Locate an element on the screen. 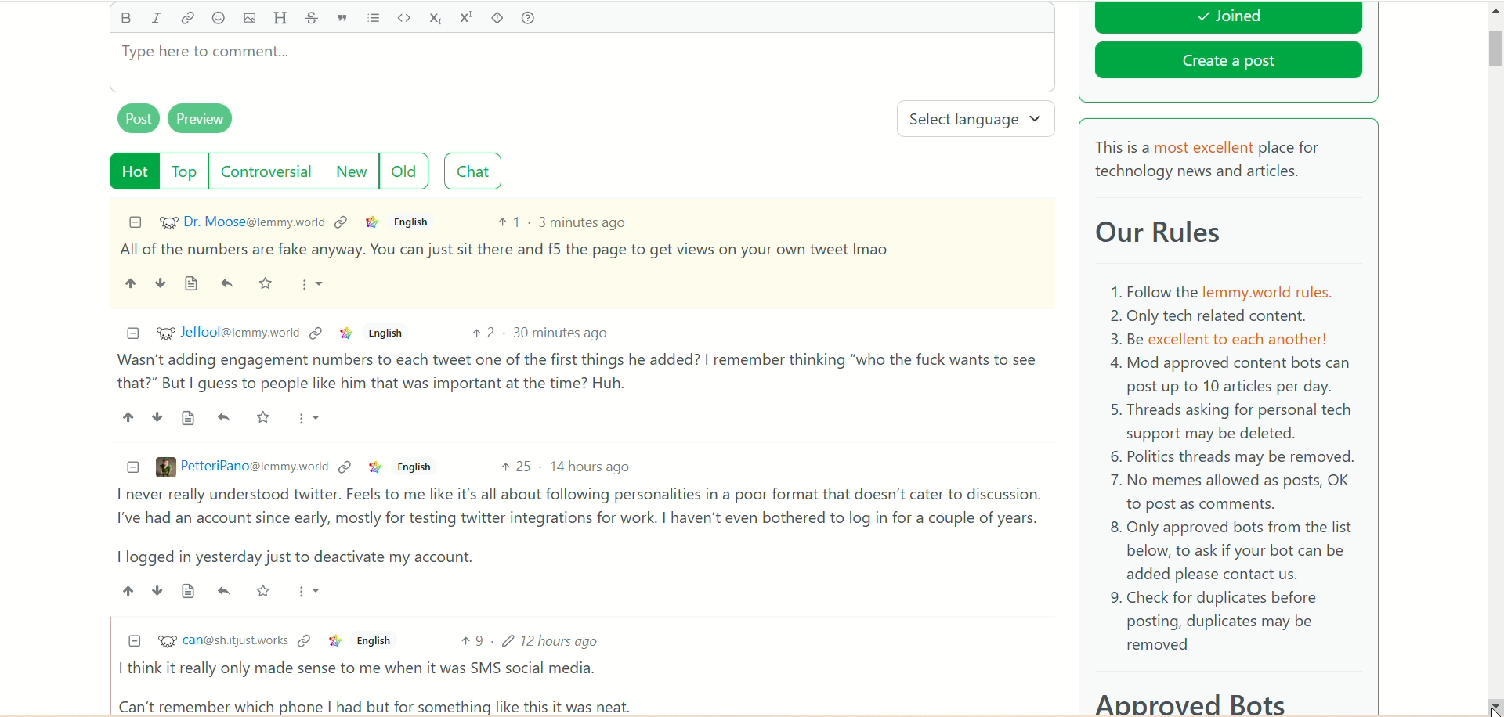  Link is located at coordinates (346, 333).